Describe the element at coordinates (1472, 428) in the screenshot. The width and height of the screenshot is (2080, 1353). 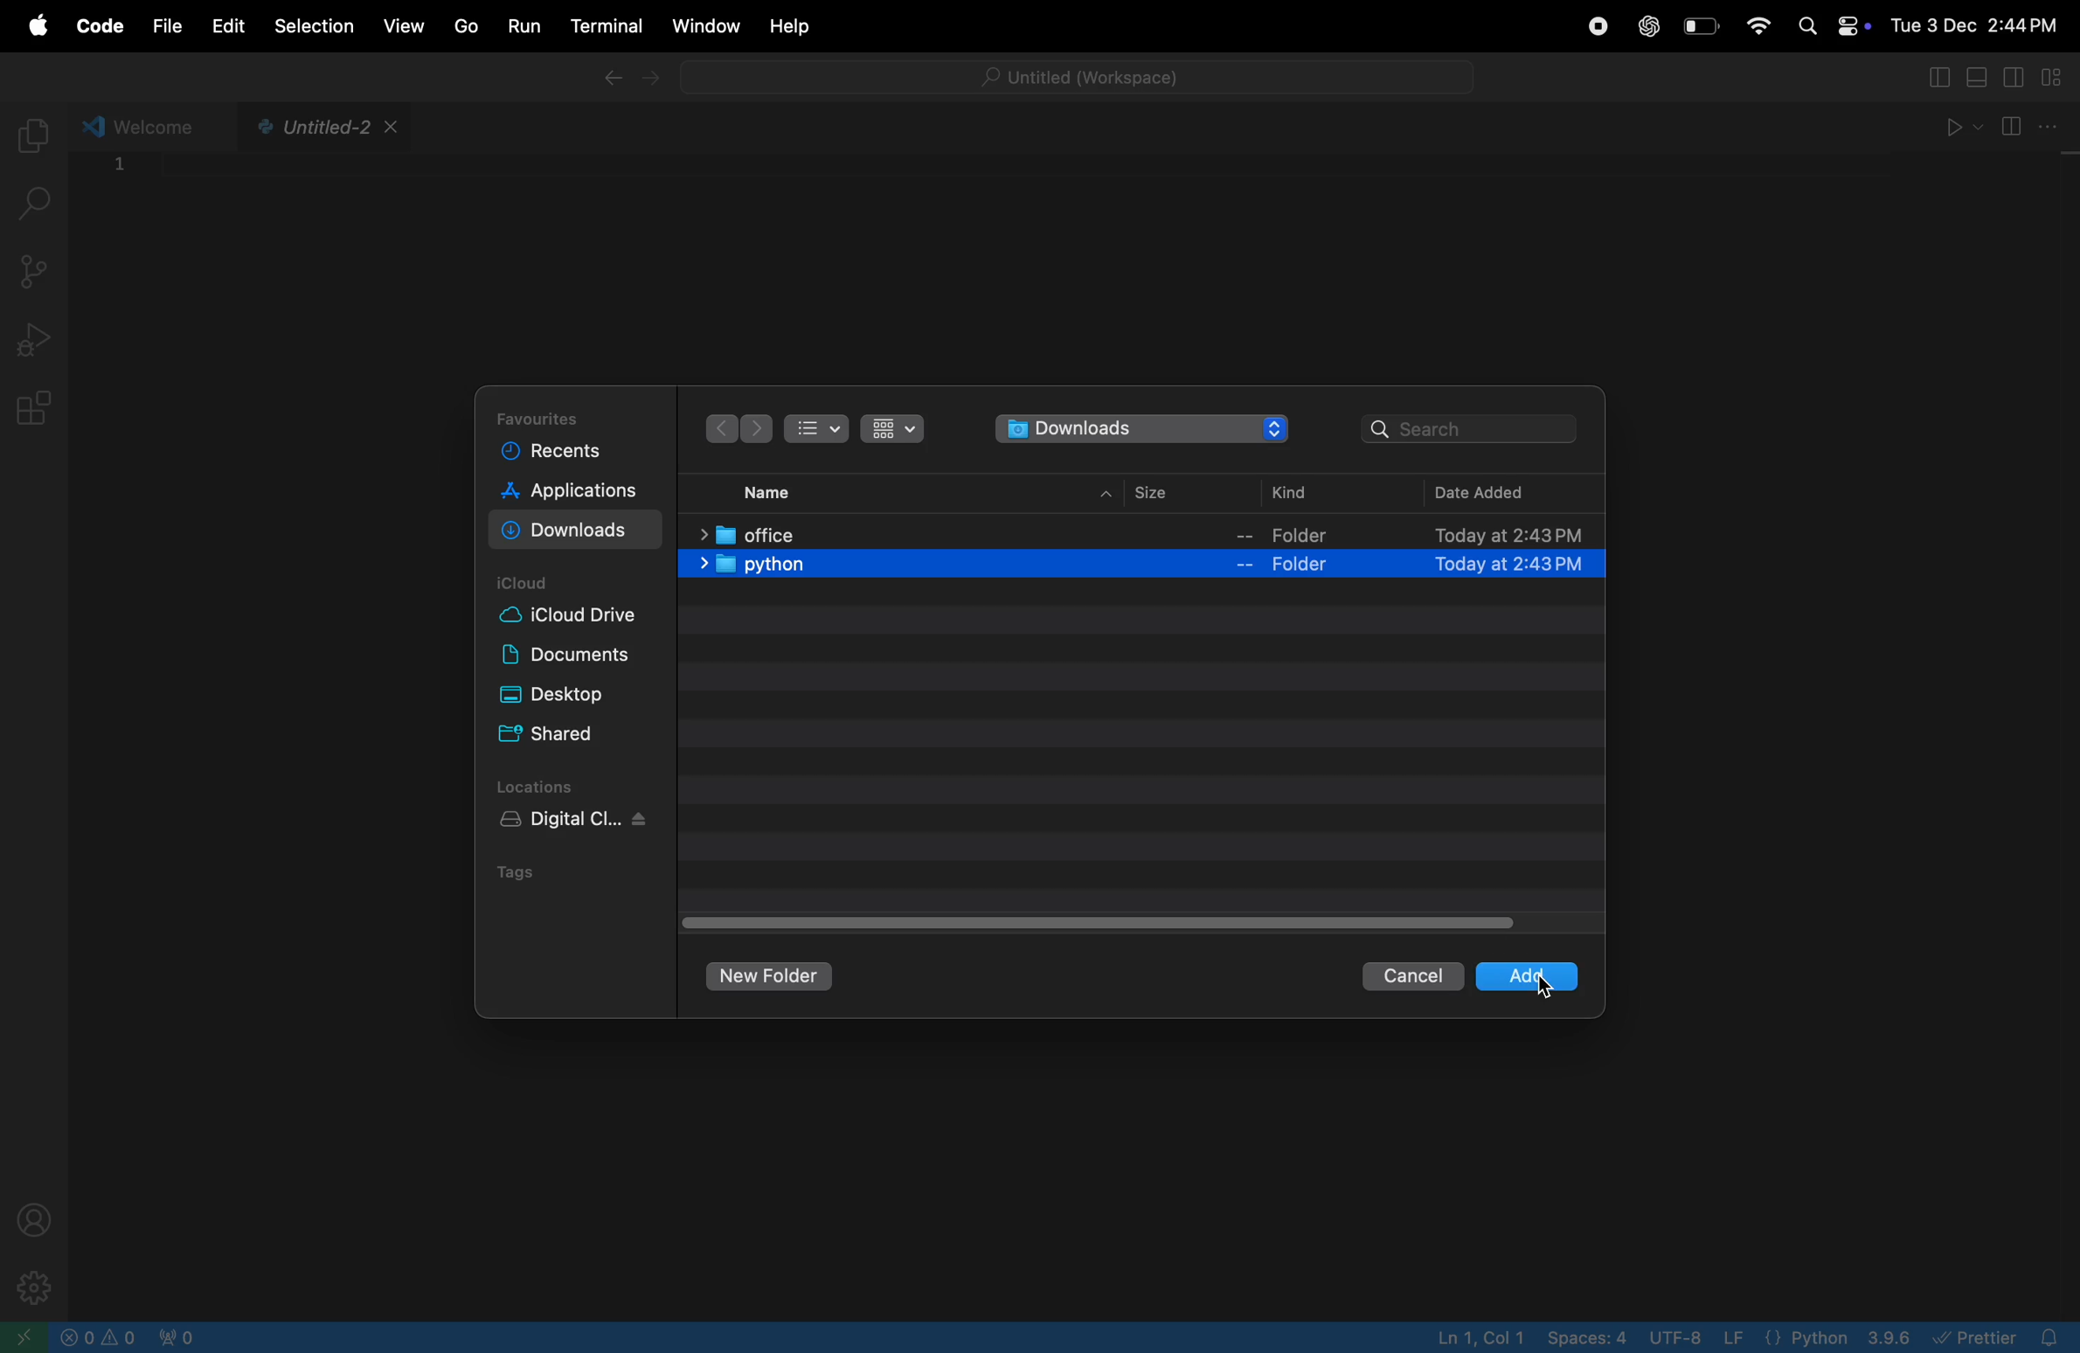
I see `search` at that location.